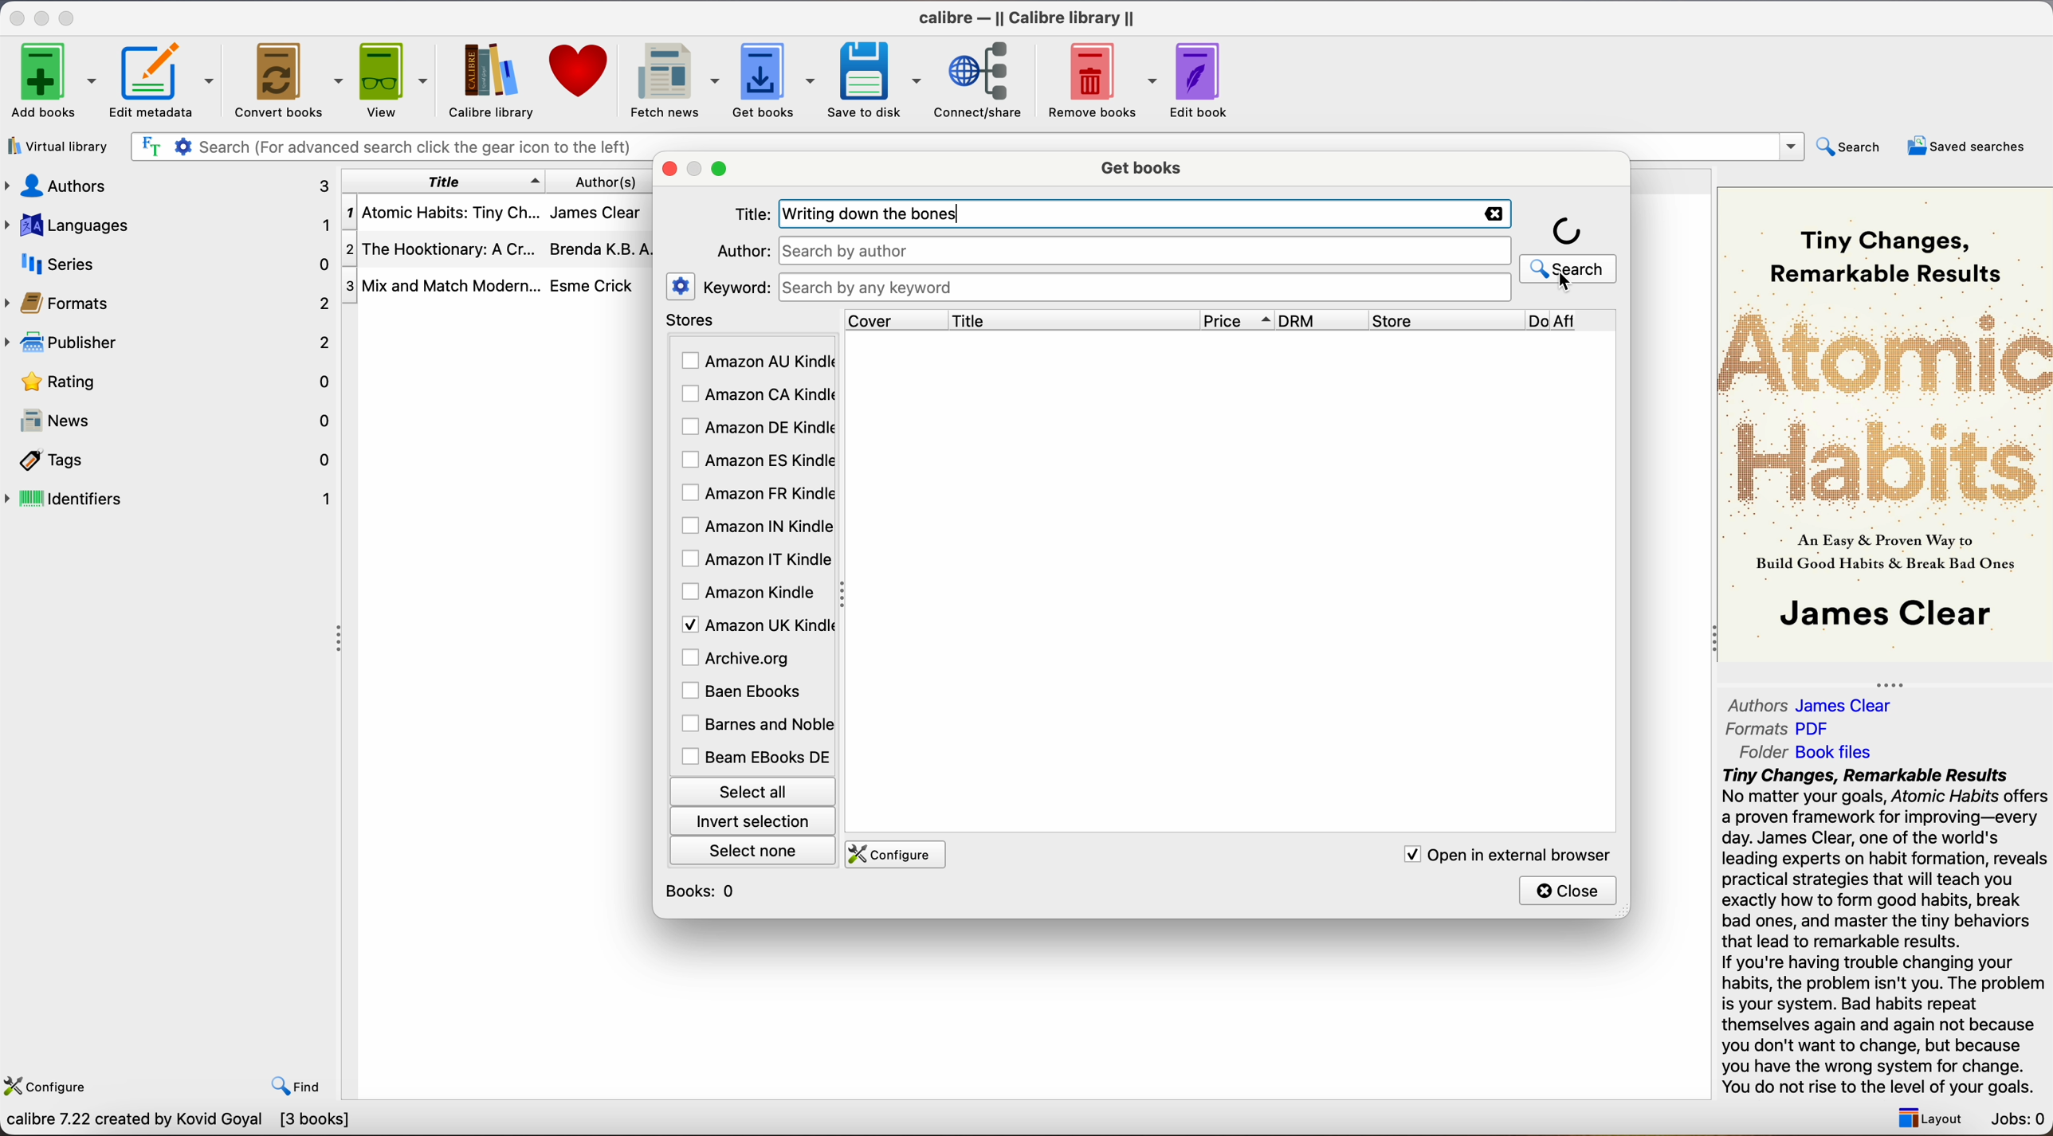 This screenshot has width=2053, height=1136. I want to click on James Clear, so click(595, 210).